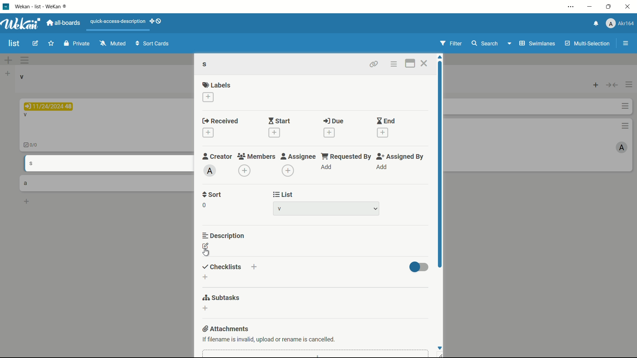  Describe the element at coordinates (588, 44) in the screenshot. I see `multi-selection` at that location.